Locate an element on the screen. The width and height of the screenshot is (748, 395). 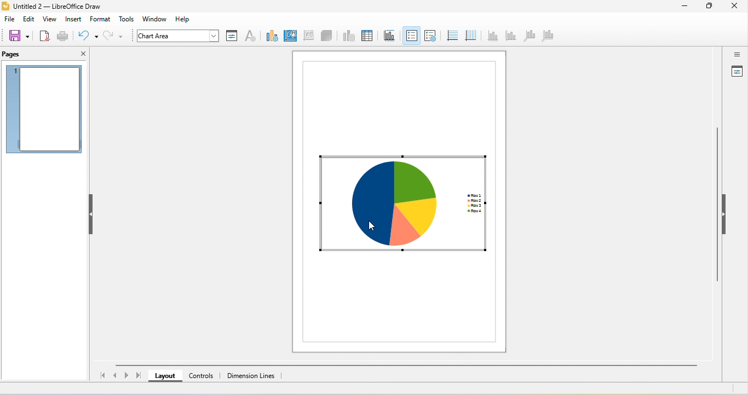
cursor movement is located at coordinates (374, 220).